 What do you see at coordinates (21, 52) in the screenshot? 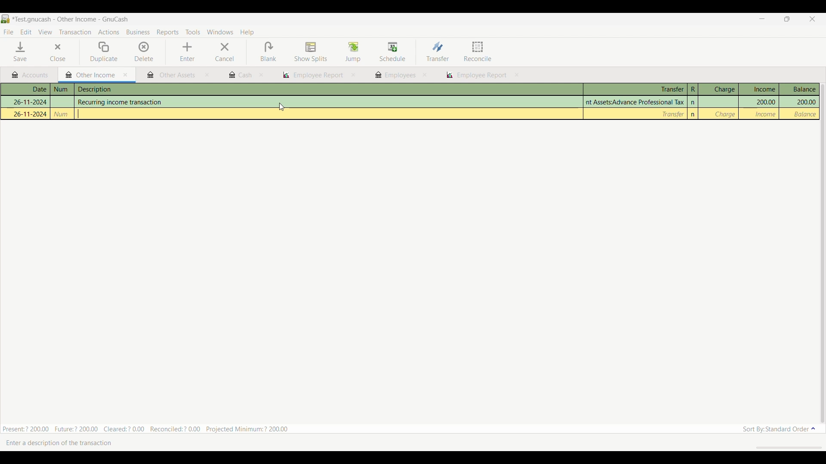
I see `Save menu` at bounding box center [21, 52].